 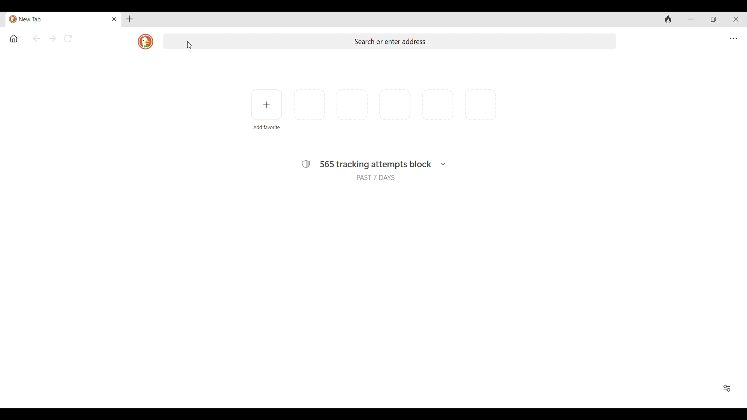 What do you see at coordinates (375, 178) in the screenshot?
I see `PAST 7 DAYS` at bounding box center [375, 178].